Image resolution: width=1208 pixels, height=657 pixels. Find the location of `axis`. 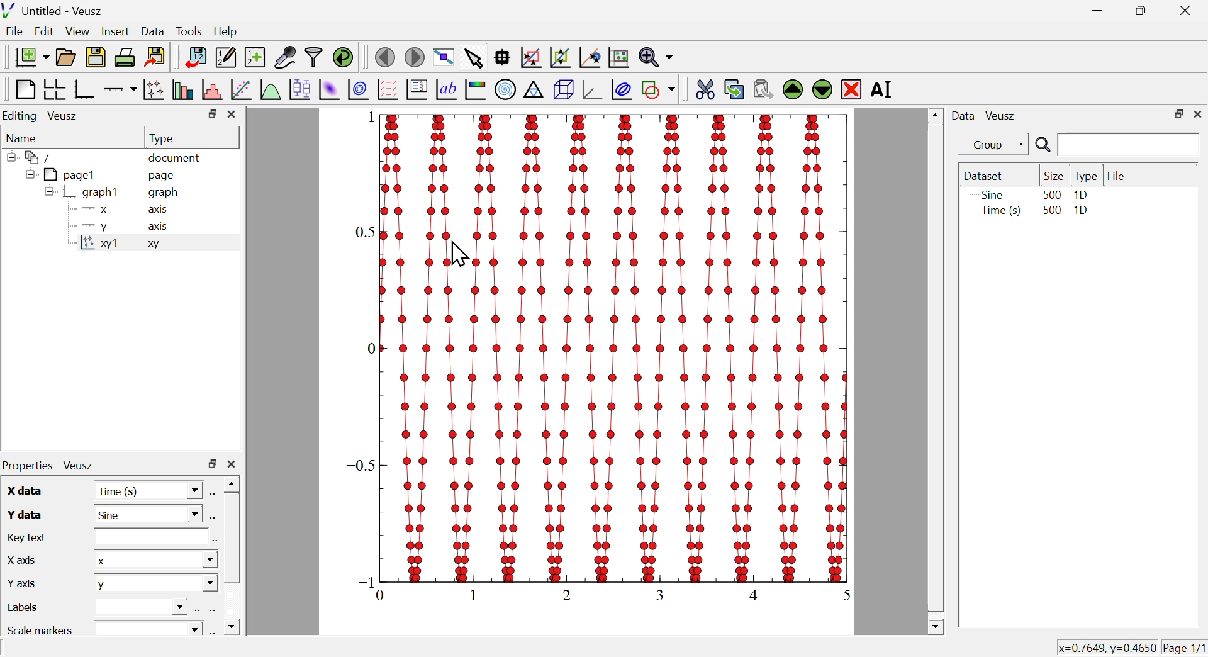

axis is located at coordinates (159, 210).